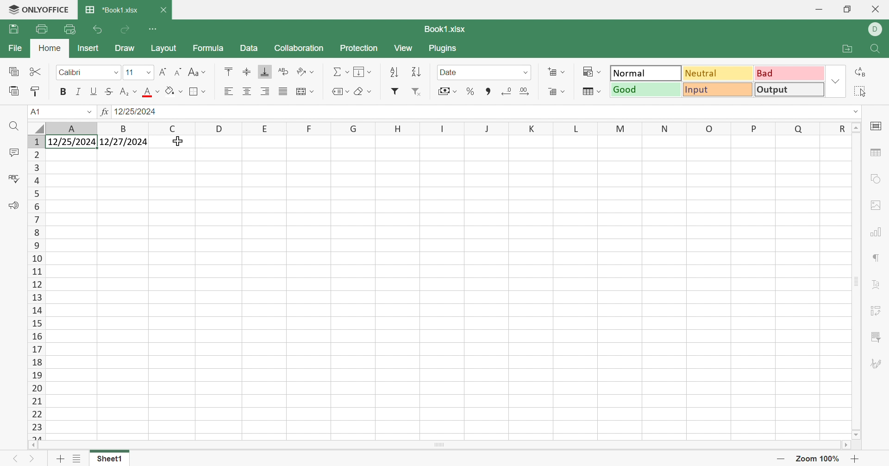  I want to click on Formula, so click(209, 50).